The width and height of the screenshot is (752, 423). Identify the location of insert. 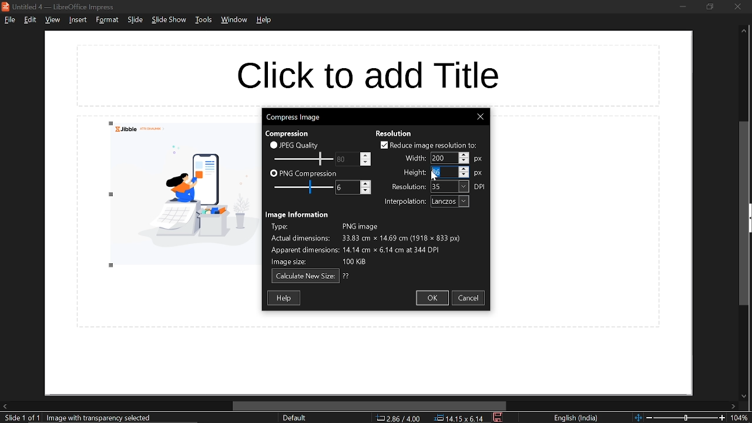
(76, 19).